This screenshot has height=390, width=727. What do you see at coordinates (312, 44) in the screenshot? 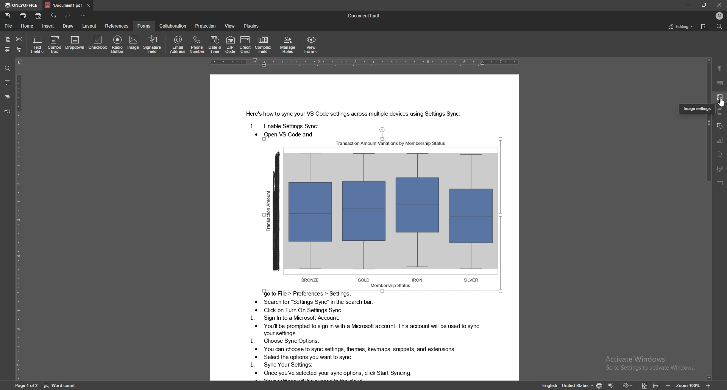
I see `view form` at bounding box center [312, 44].